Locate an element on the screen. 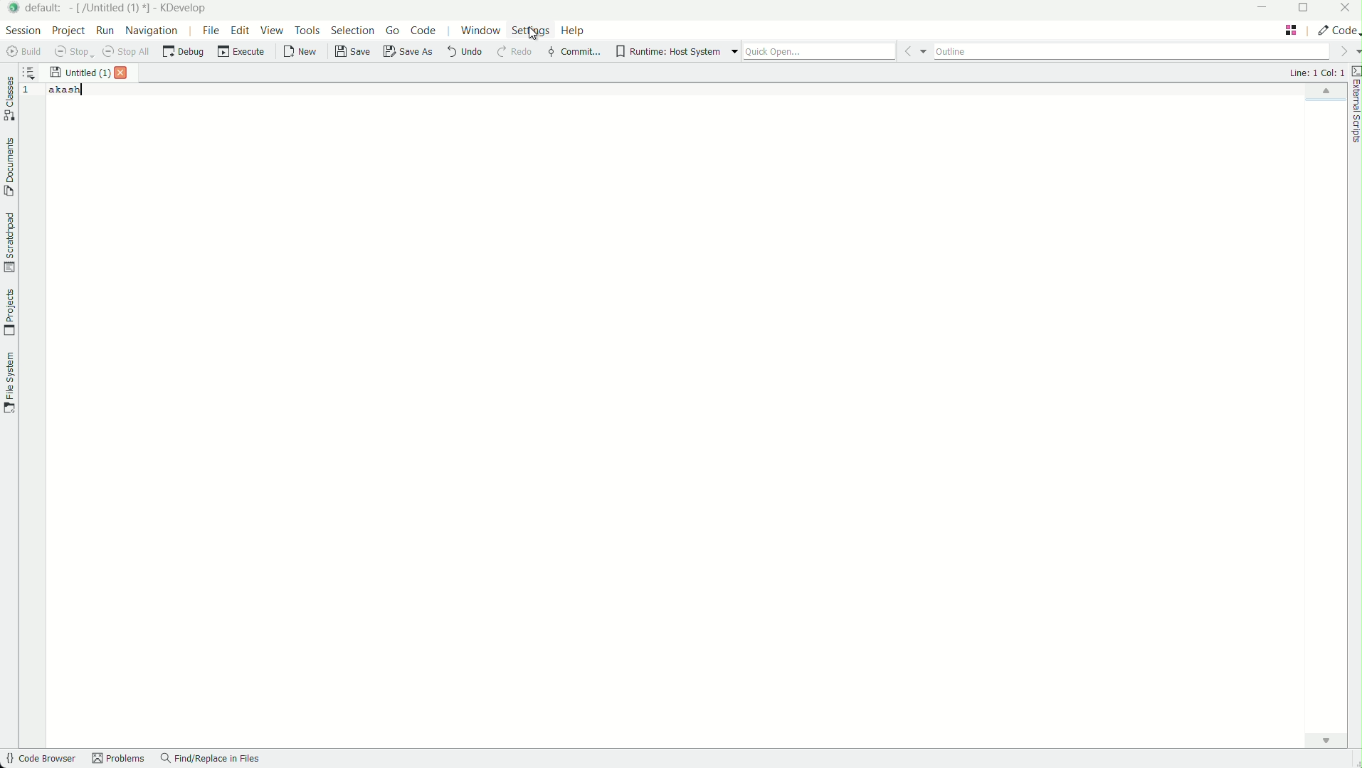  maximize or restore is located at coordinates (1306, 9).